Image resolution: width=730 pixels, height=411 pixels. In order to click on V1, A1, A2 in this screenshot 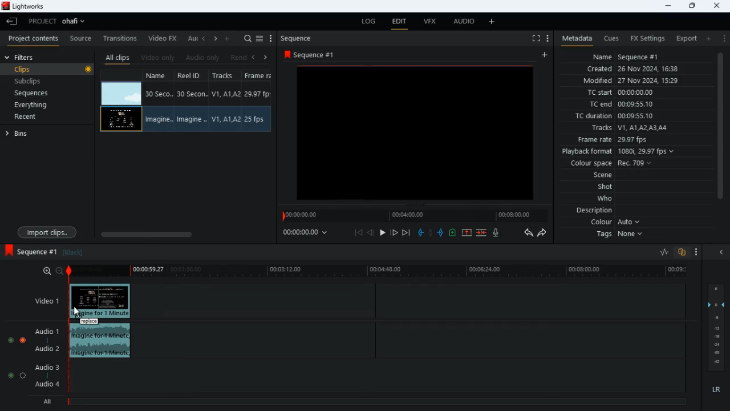, I will do `click(225, 94)`.